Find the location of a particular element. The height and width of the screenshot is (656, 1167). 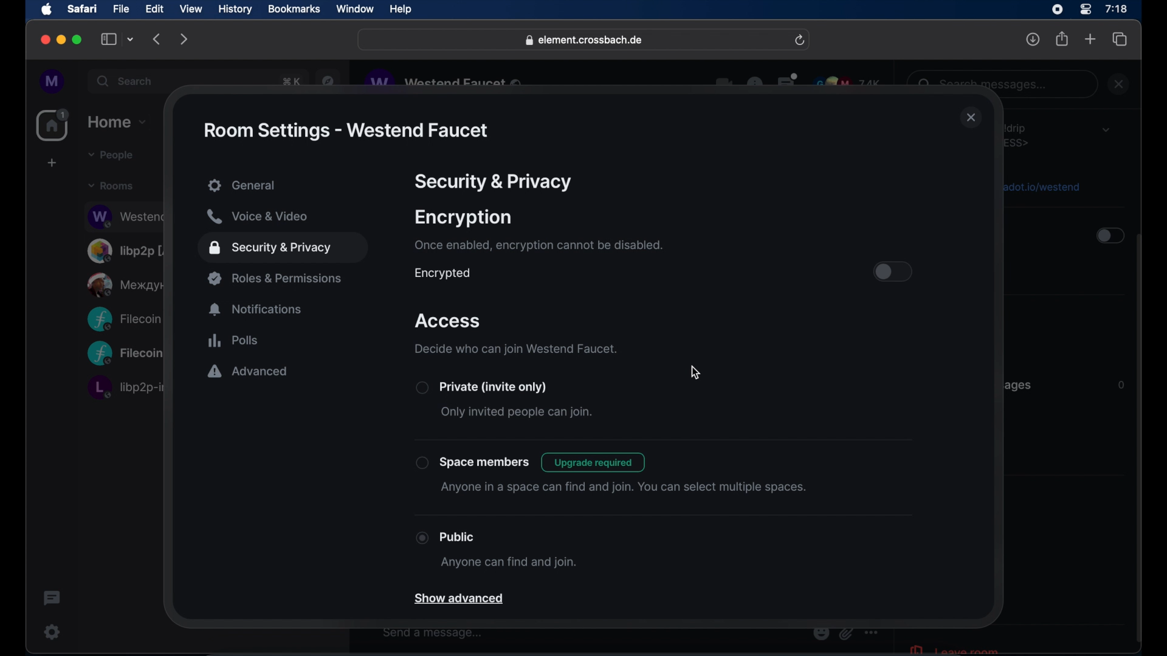

encrypted is located at coordinates (442, 273).